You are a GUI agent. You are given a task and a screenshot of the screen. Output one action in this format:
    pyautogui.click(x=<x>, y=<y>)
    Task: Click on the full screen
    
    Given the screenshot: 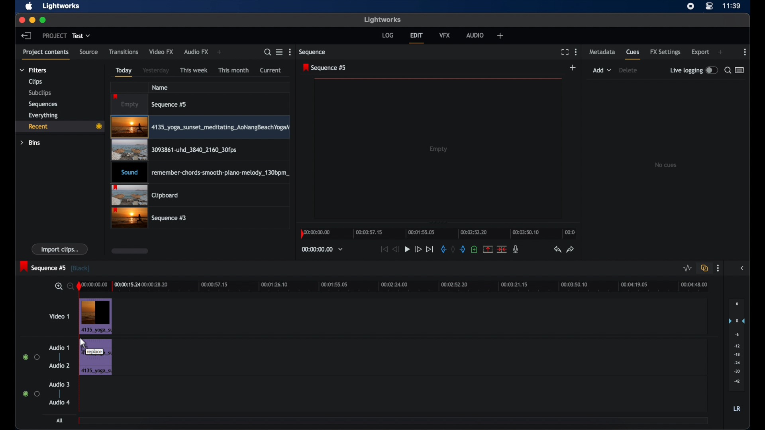 What is the action you would take?
    pyautogui.click(x=565, y=52)
    